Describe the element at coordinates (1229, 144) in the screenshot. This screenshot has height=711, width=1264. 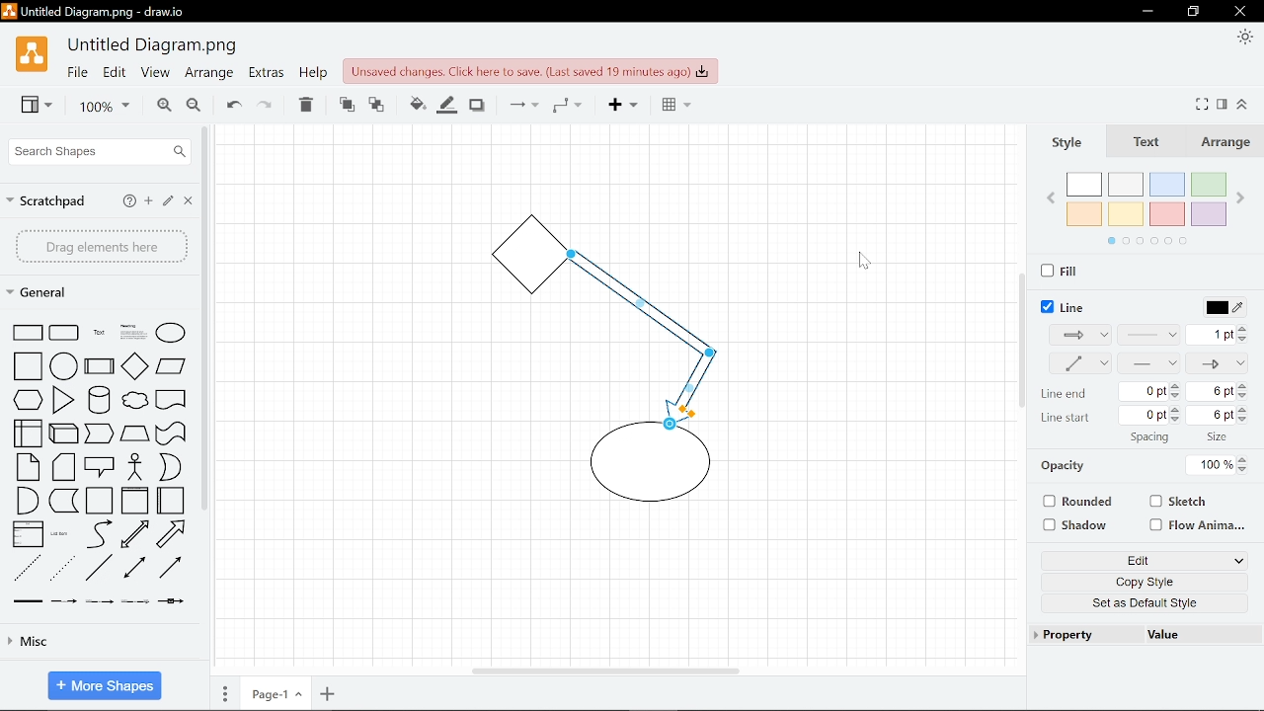
I see `Arrange` at that location.